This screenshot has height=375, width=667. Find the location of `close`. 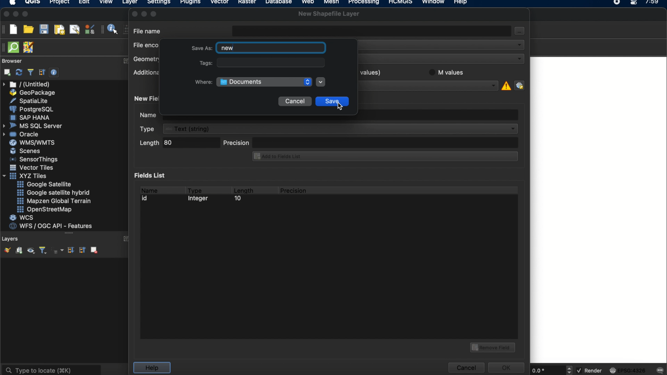

close is located at coordinates (6, 14).